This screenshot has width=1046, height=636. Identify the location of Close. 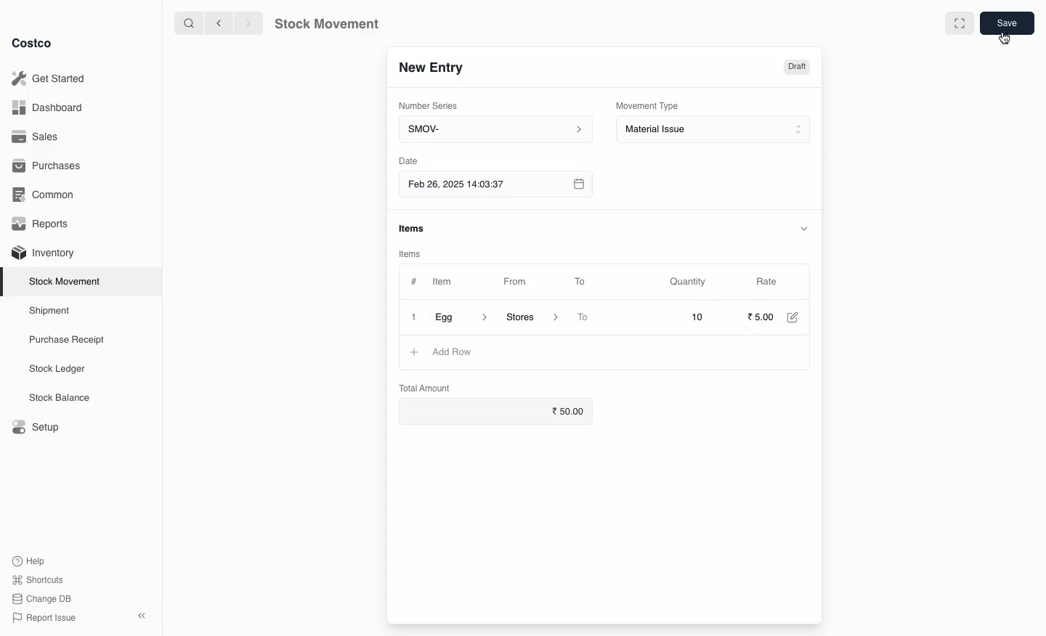
(413, 318).